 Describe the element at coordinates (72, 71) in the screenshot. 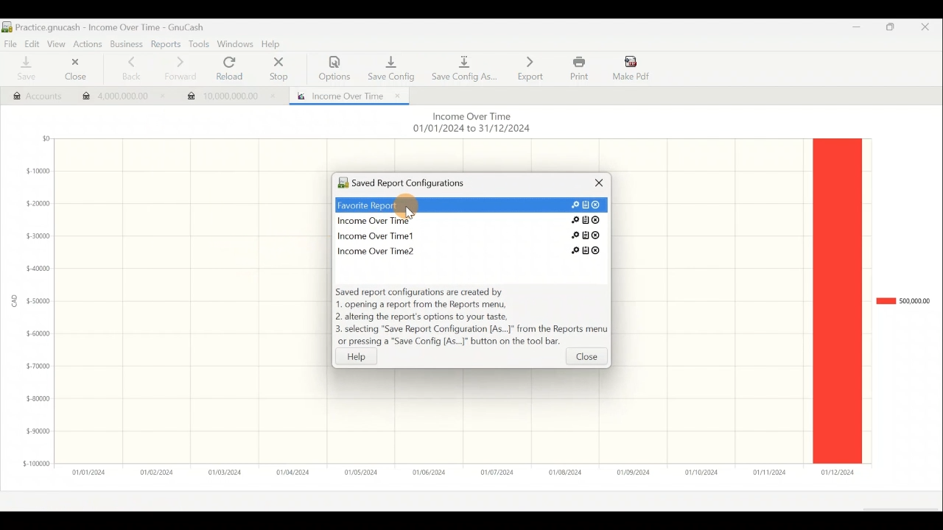

I see `Close` at that location.